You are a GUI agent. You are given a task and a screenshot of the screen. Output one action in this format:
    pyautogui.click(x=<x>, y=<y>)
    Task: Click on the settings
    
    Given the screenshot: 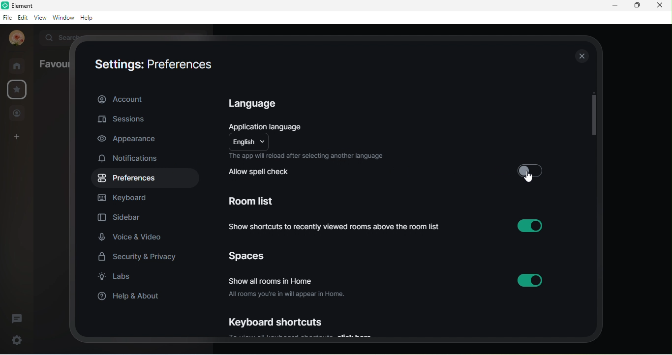 What is the action you would take?
    pyautogui.click(x=16, y=339)
    